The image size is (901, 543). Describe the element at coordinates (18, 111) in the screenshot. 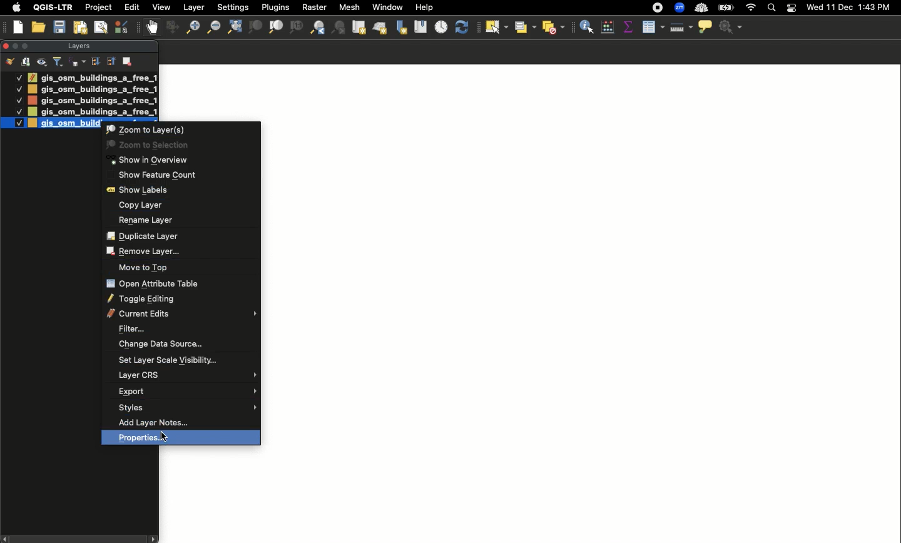

I see `Checked` at that location.